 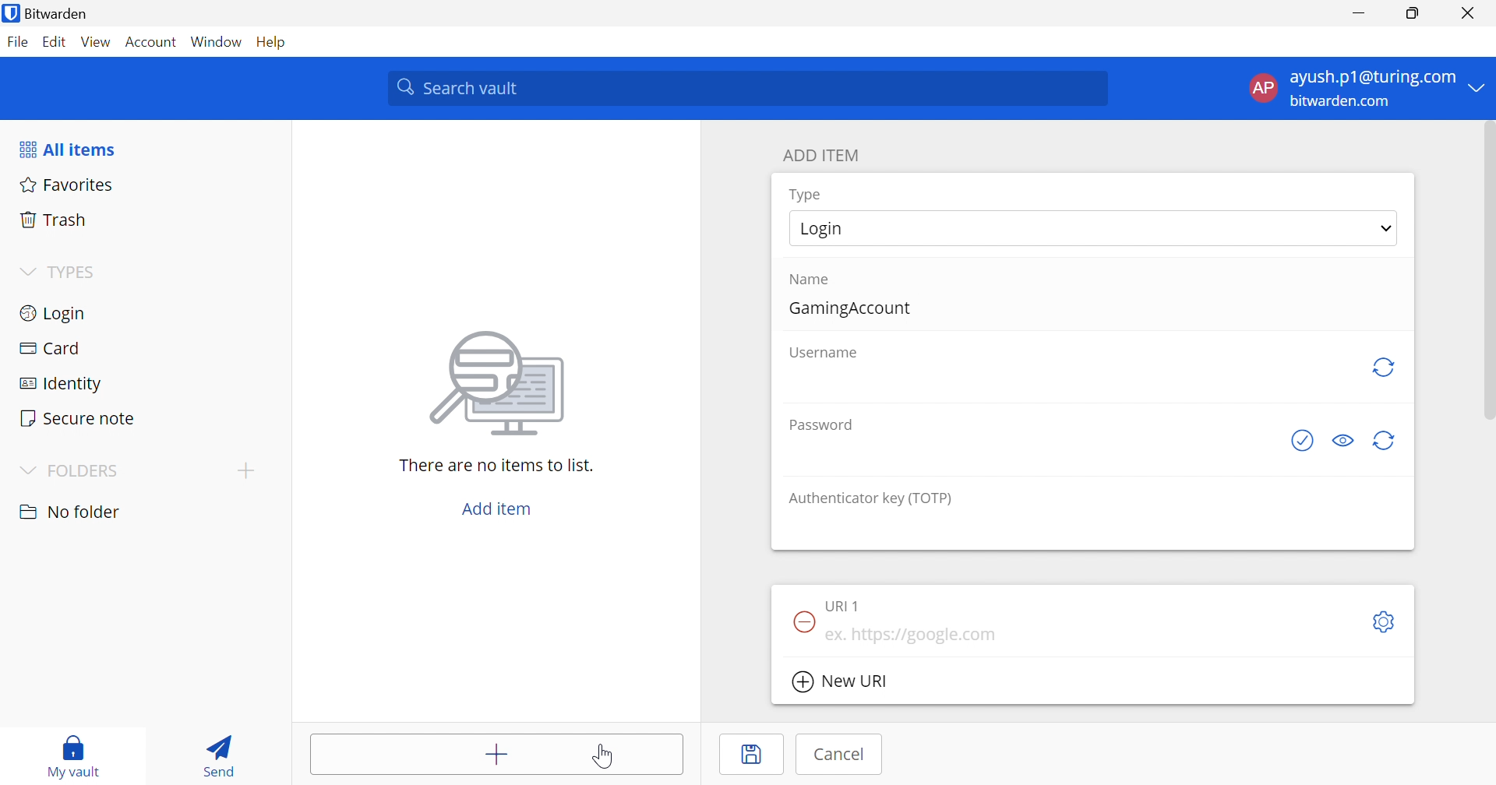 I want to click on Drop Down, so click(x=26, y=272).